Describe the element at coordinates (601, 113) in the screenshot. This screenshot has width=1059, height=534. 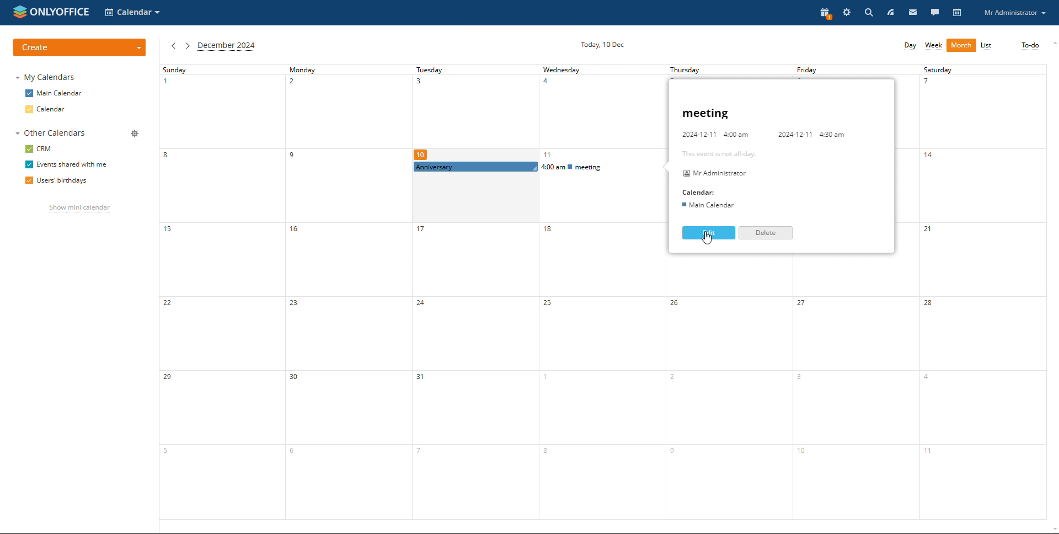
I see `wednesday` at that location.